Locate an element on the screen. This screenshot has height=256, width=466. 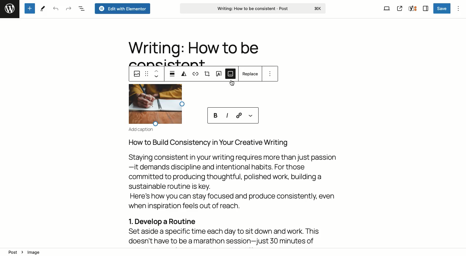
Add caption is located at coordinates (231, 75).